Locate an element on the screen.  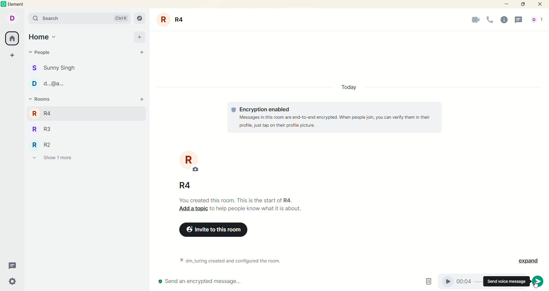
add is located at coordinates (140, 37).